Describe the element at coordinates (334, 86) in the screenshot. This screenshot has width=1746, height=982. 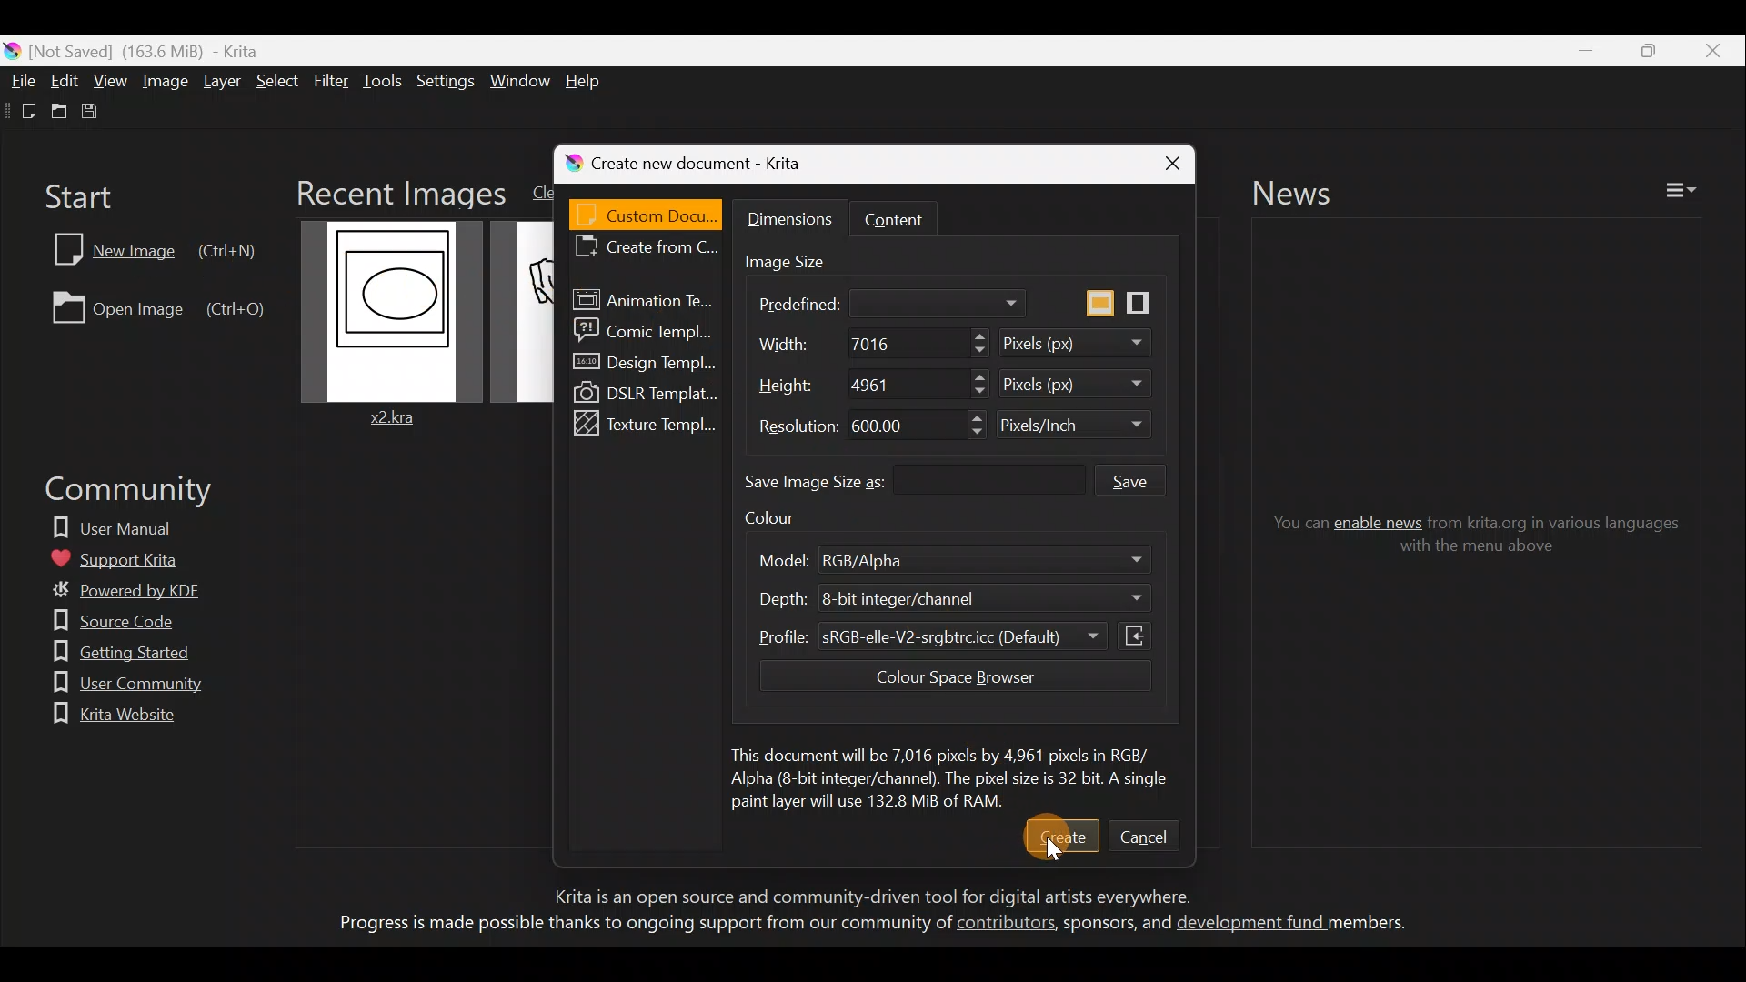
I see `Filter` at that location.